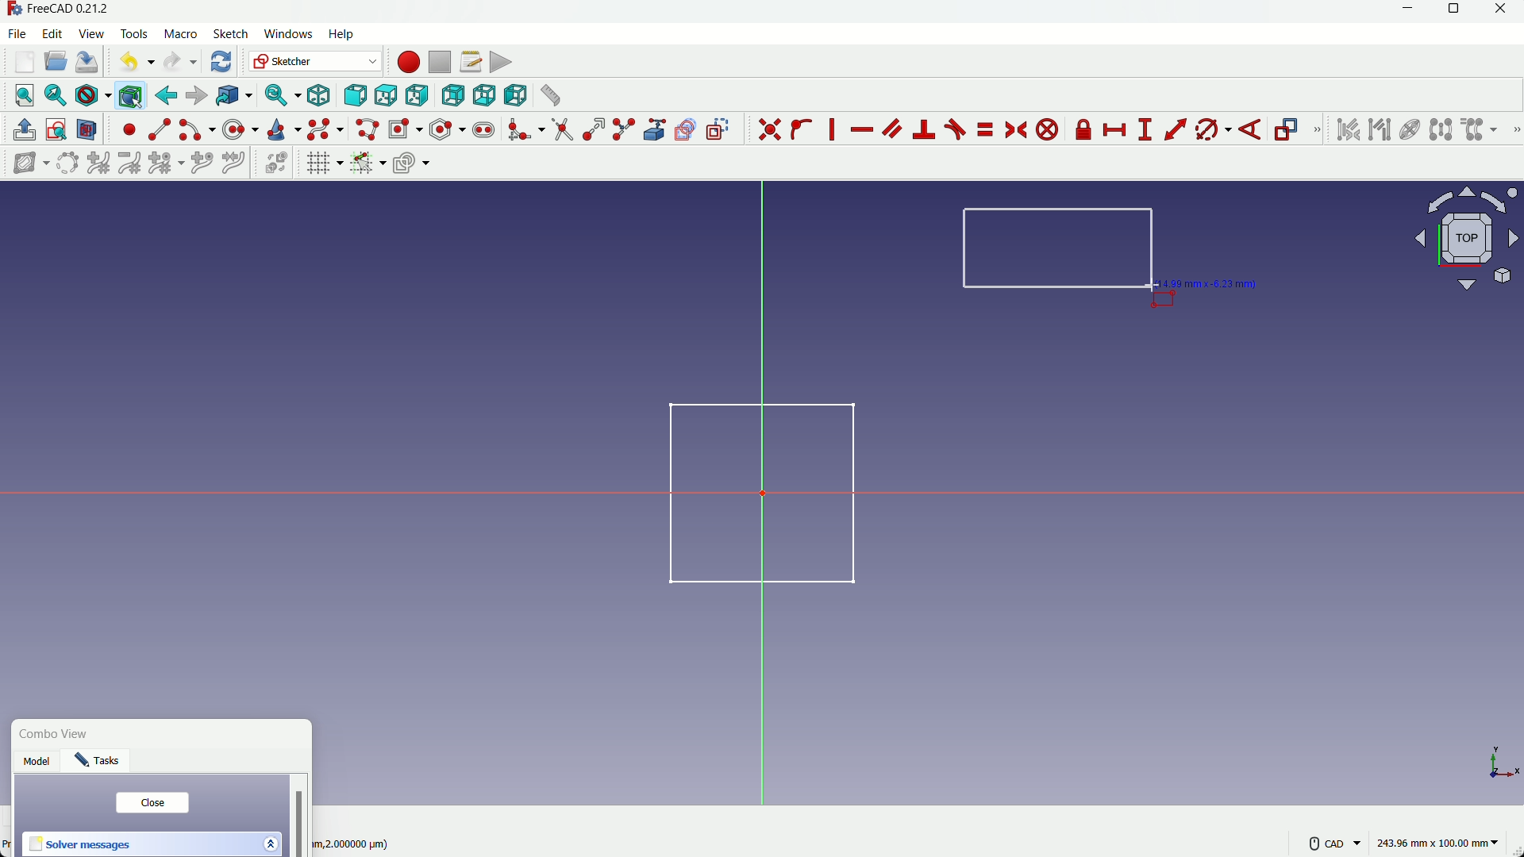 The image size is (1524, 857). What do you see at coordinates (1151, 286) in the screenshot?
I see `cursor` at bounding box center [1151, 286].